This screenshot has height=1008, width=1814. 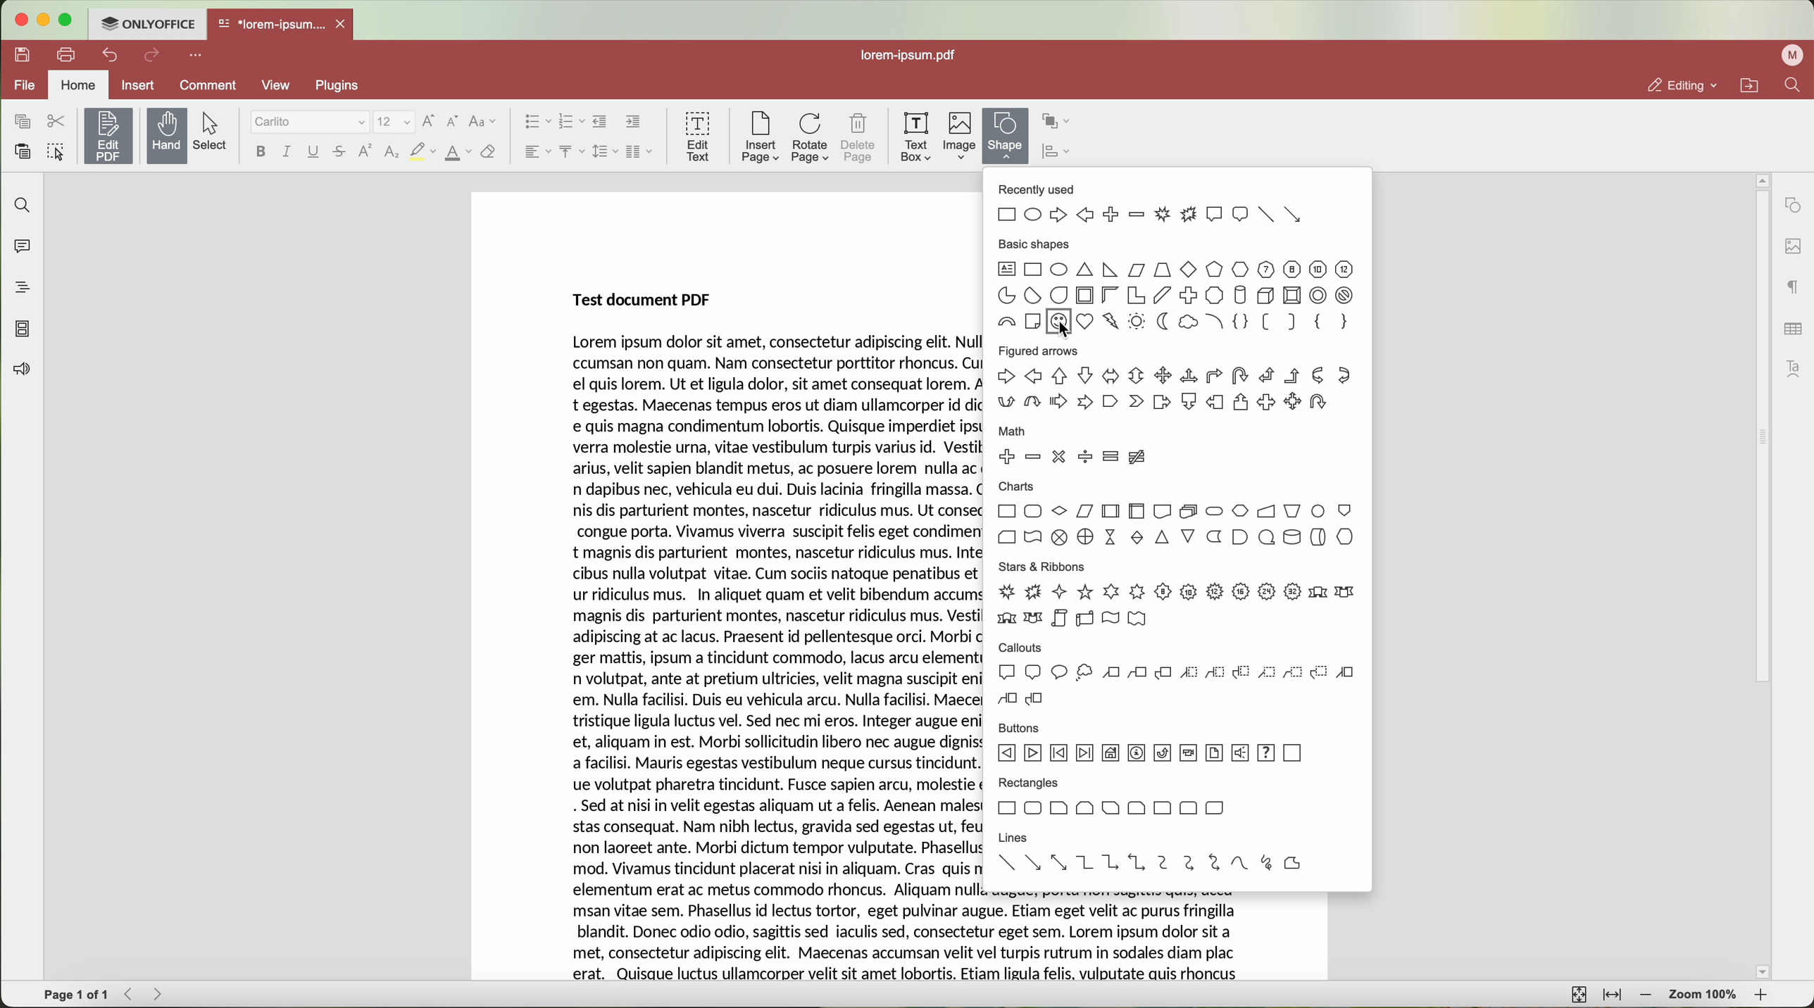 What do you see at coordinates (487, 152) in the screenshot?
I see `clear style` at bounding box center [487, 152].